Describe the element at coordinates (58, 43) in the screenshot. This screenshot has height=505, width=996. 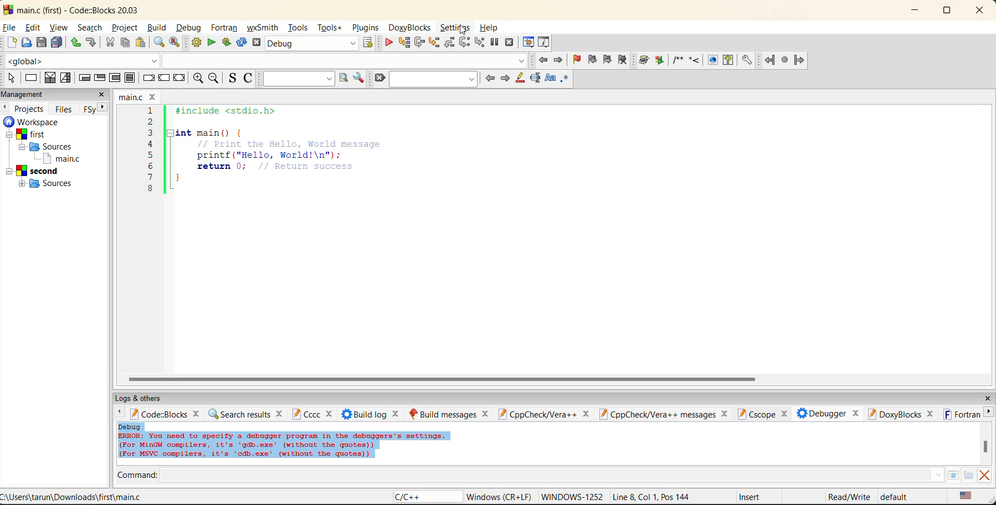
I see `save everything` at that location.